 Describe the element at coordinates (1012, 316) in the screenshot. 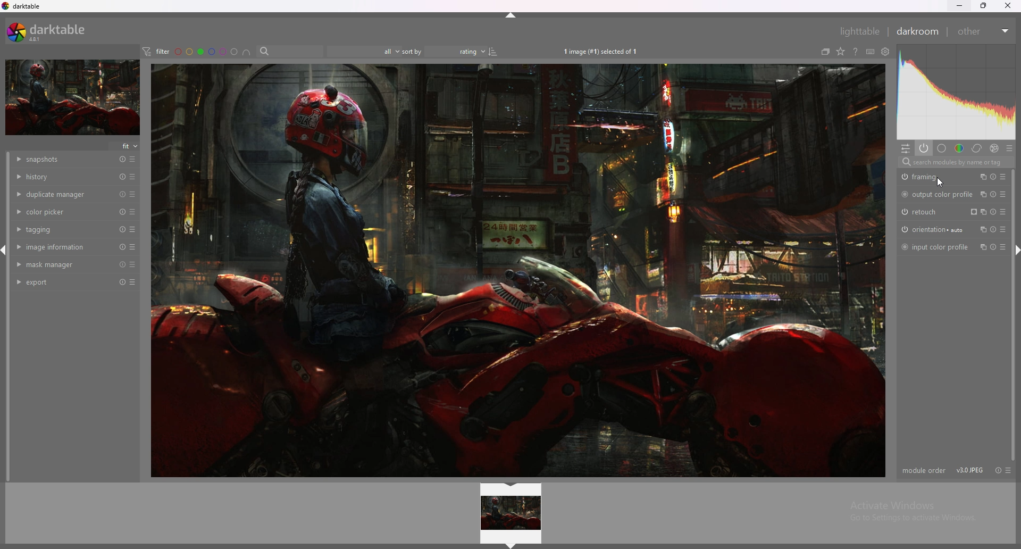

I see `scroll bar` at that location.